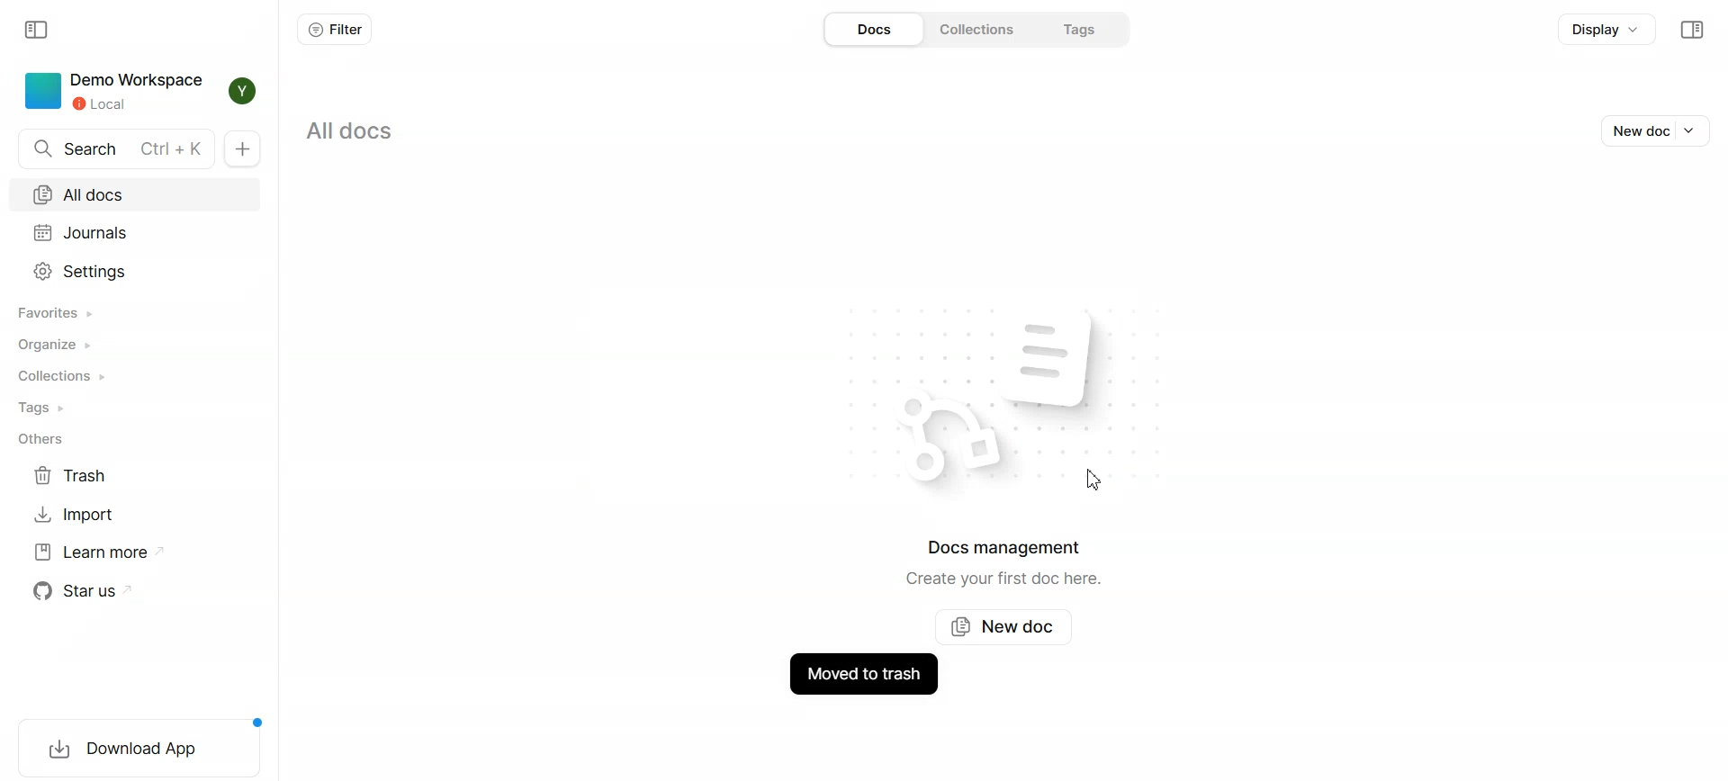  What do you see at coordinates (873, 29) in the screenshot?
I see `Docs` at bounding box center [873, 29].